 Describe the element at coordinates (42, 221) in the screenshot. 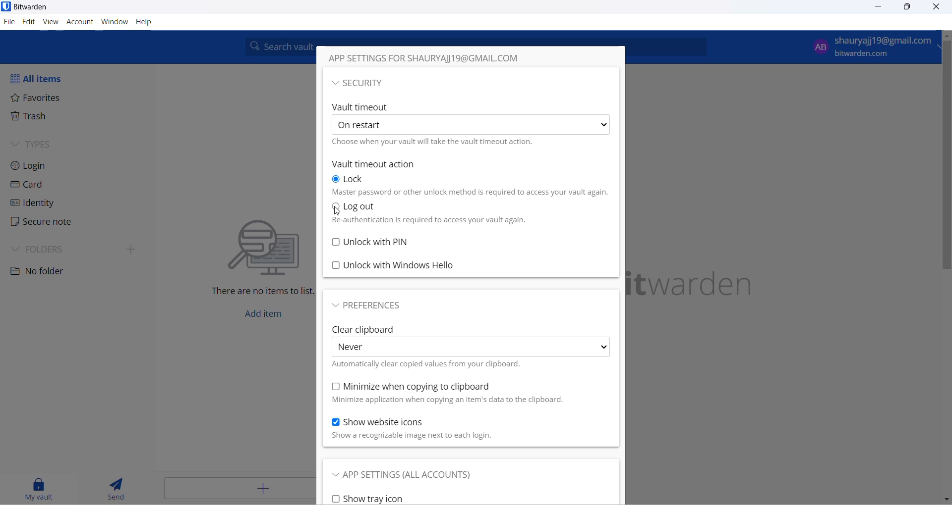

I see `Secure note` at that location.